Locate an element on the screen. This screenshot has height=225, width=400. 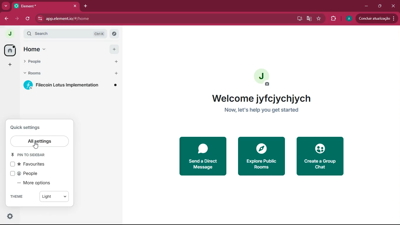
room is located at coordinates (71, 85).